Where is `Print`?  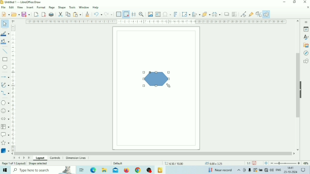
Print is located at coordinates (51, 14).